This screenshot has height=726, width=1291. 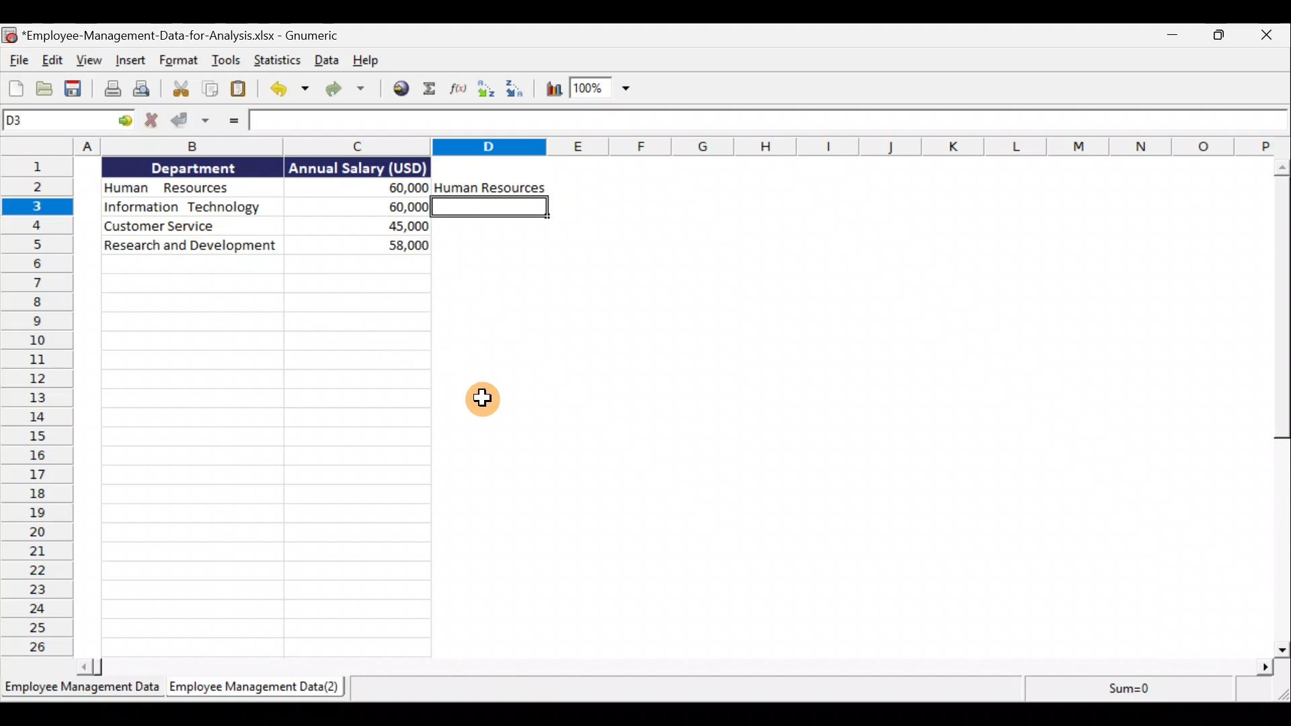 I want to click on Format, so click(x=178, y=61).